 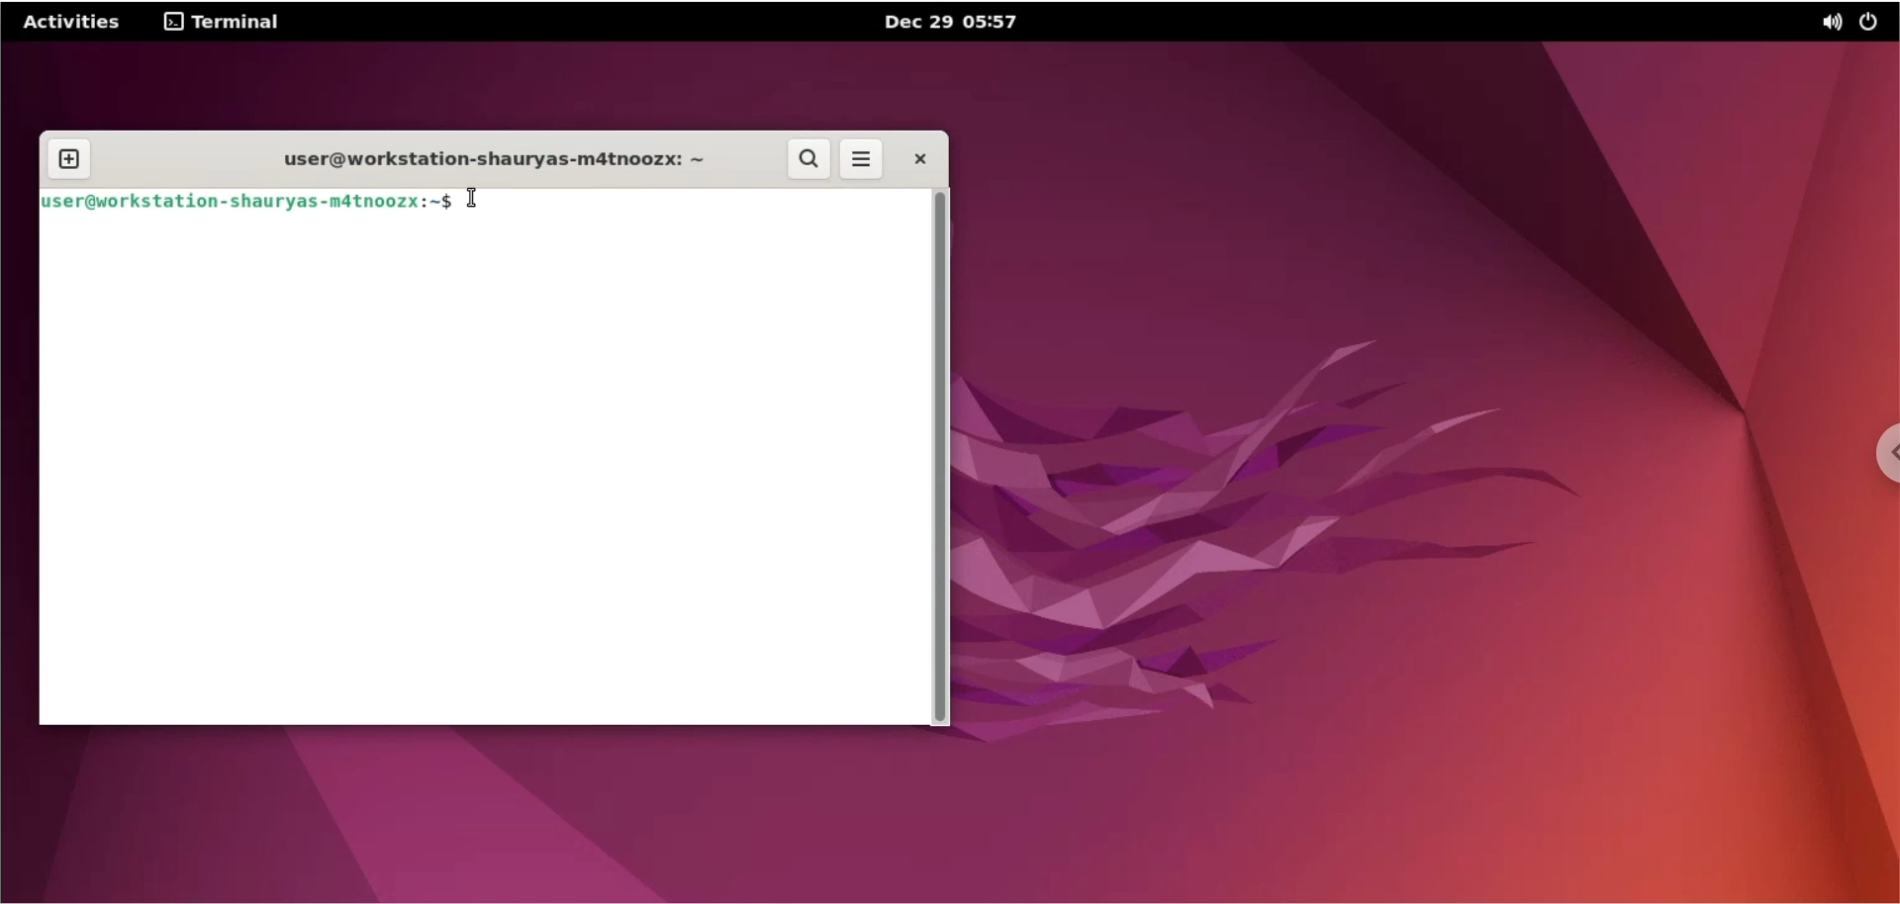 I want to click on sound option, so click(x=1830, y=24).